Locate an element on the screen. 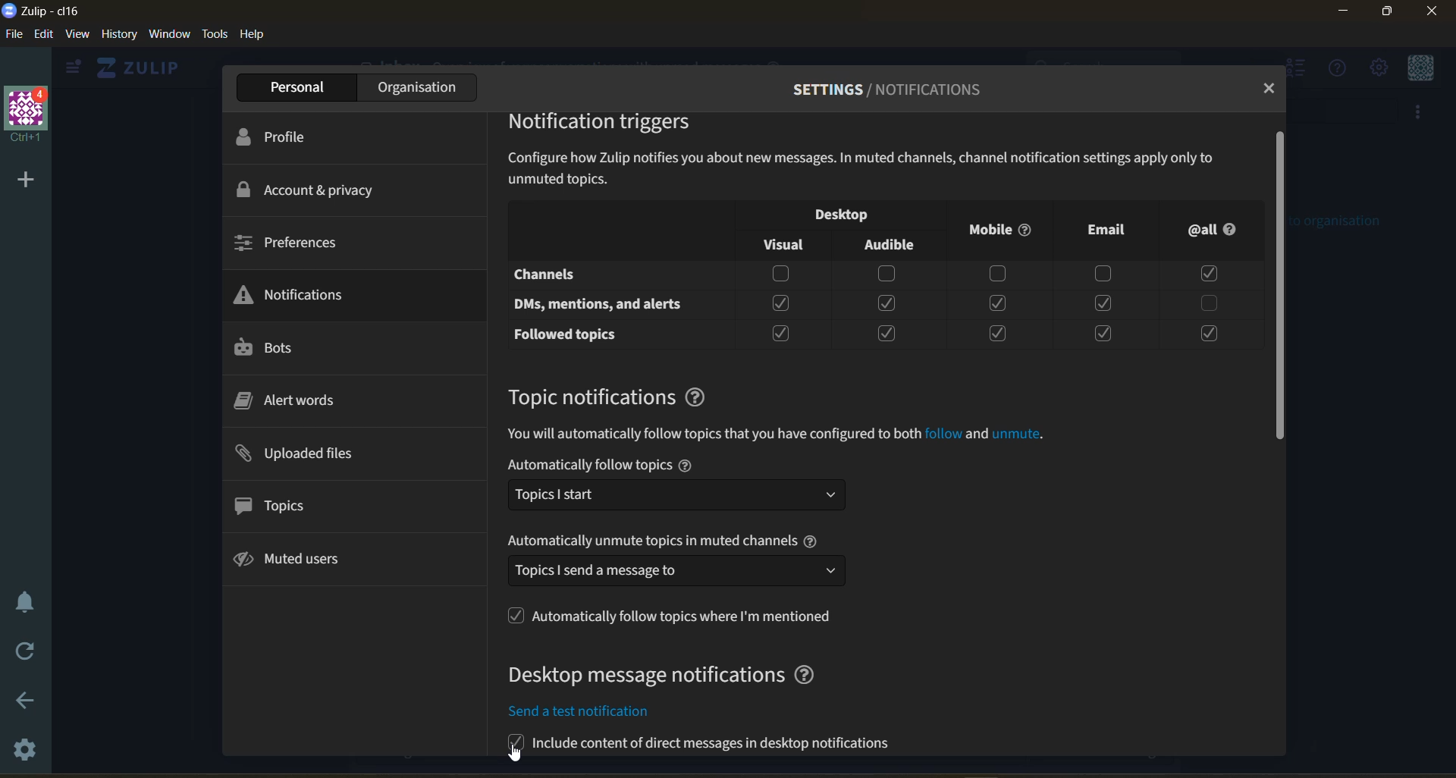  window is located at coordinates (173, 35).